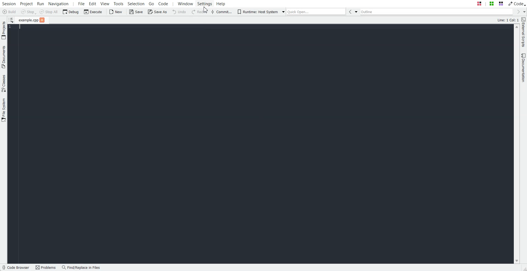  I want to click on External Scripts, so click(524, 32).